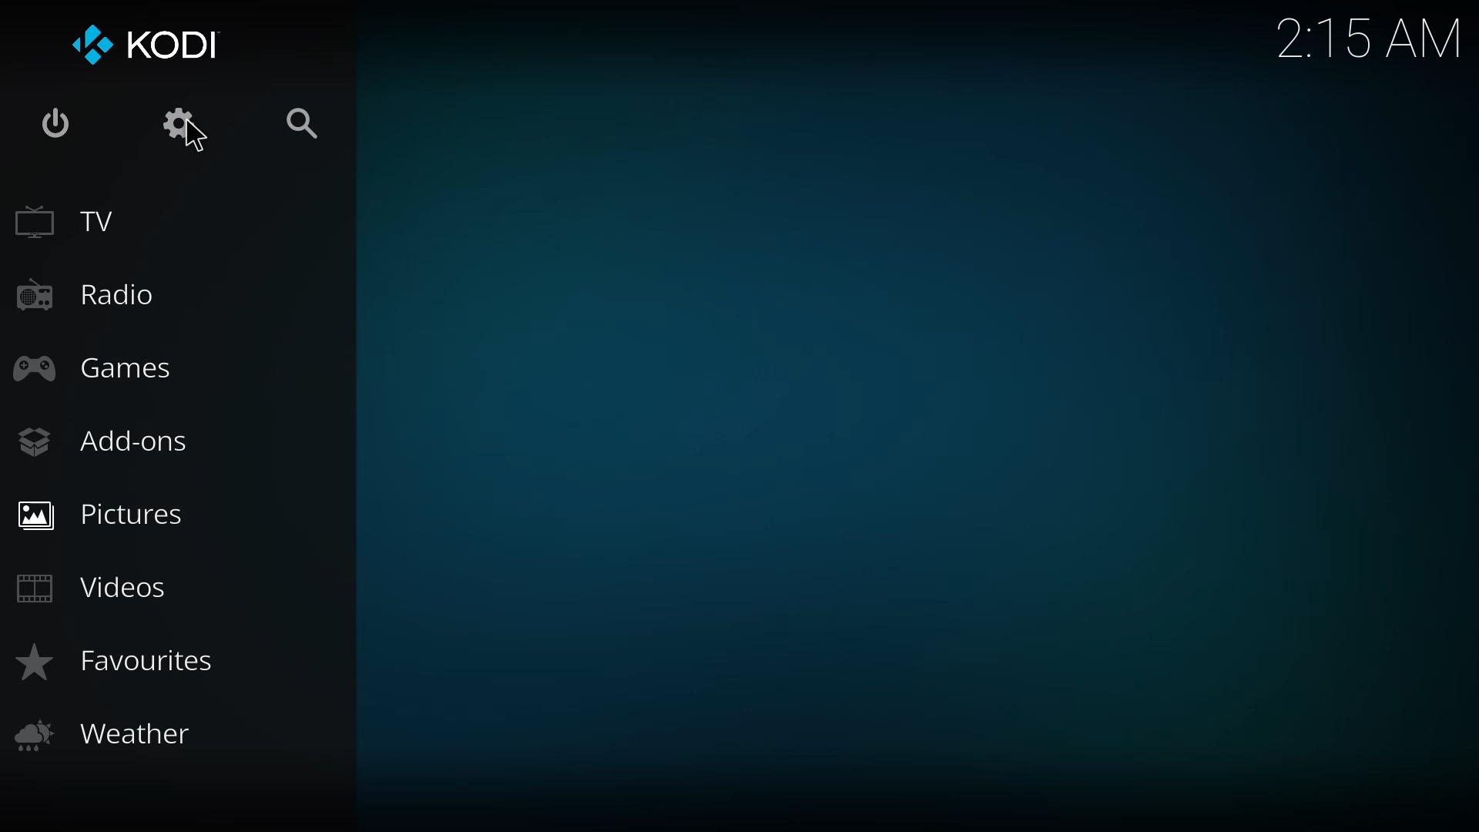 Image resolution: width=1479 pixels, height=832 pixels. I want to click on time, so click(1361, 35).